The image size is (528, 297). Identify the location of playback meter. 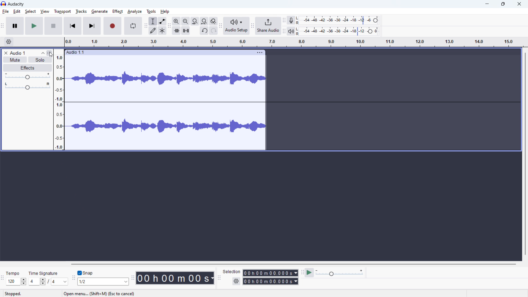
(292, 31).